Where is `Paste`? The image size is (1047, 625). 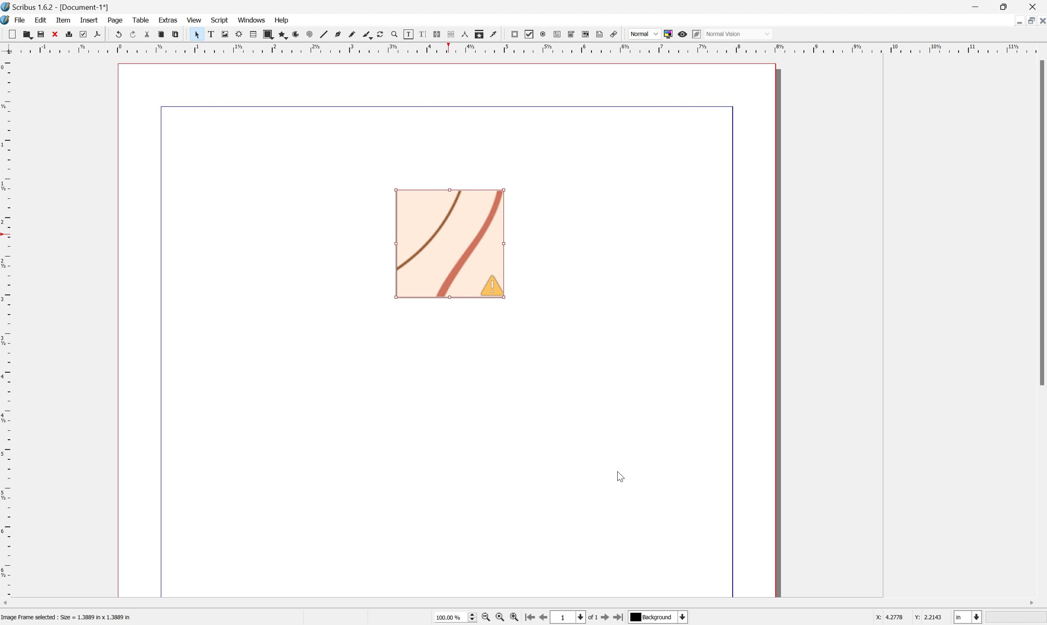 Paste is located at coordinates (176, 33).